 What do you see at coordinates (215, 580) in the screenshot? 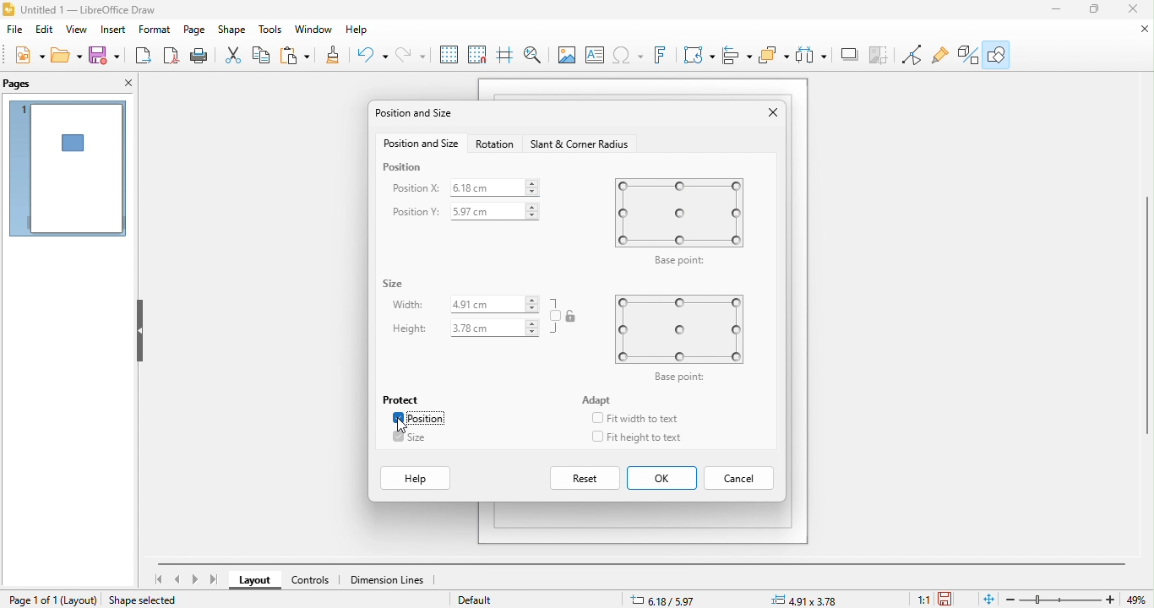
I see `last page` at bounding box center [215, 580].